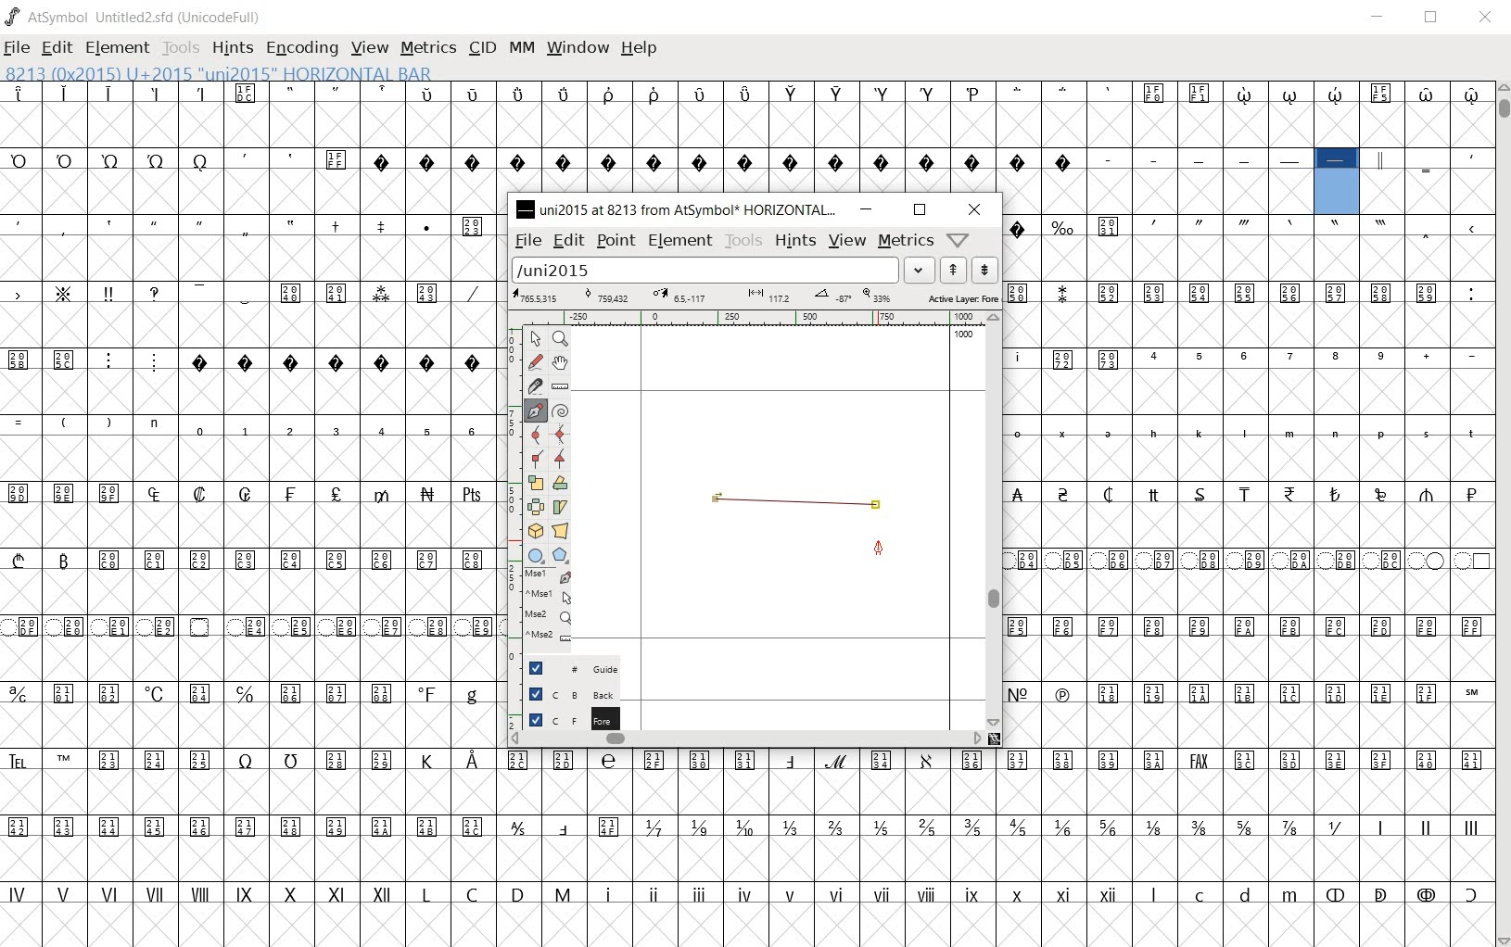  What do you see at coordinates (904, 240) in the screenshot?
I see `metrics` at bounding box center [904, 240].